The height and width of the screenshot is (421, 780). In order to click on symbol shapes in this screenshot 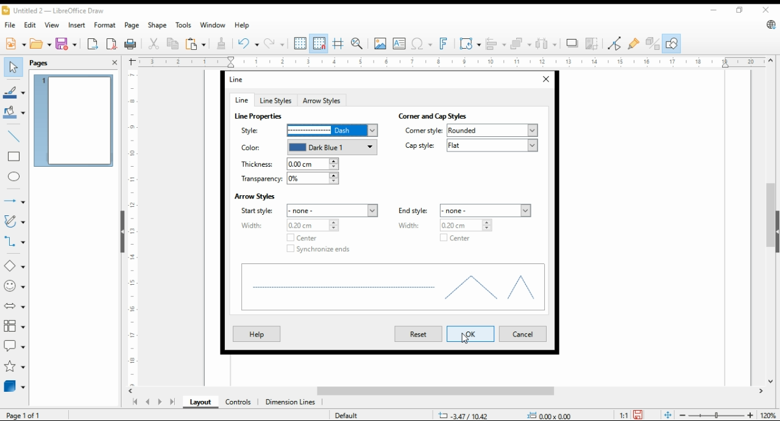, I will do `click(15, 285)`.